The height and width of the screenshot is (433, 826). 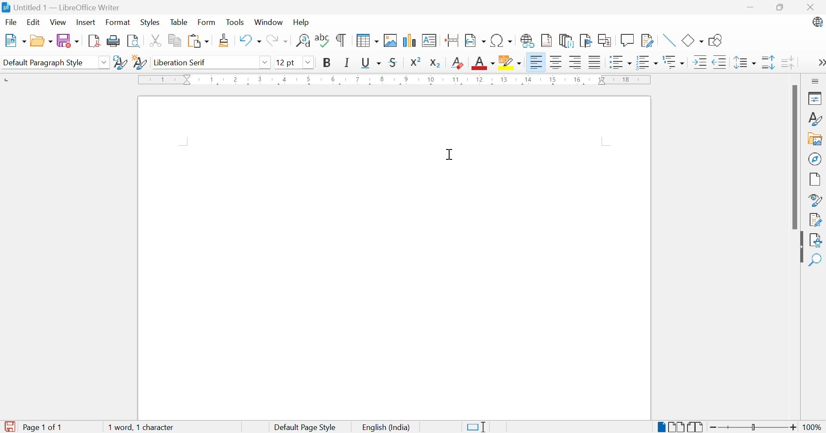 What do you see at coordinates (816, 219) in the screenshot?
I see `Manage Changes` at bounding box center [816, 219].